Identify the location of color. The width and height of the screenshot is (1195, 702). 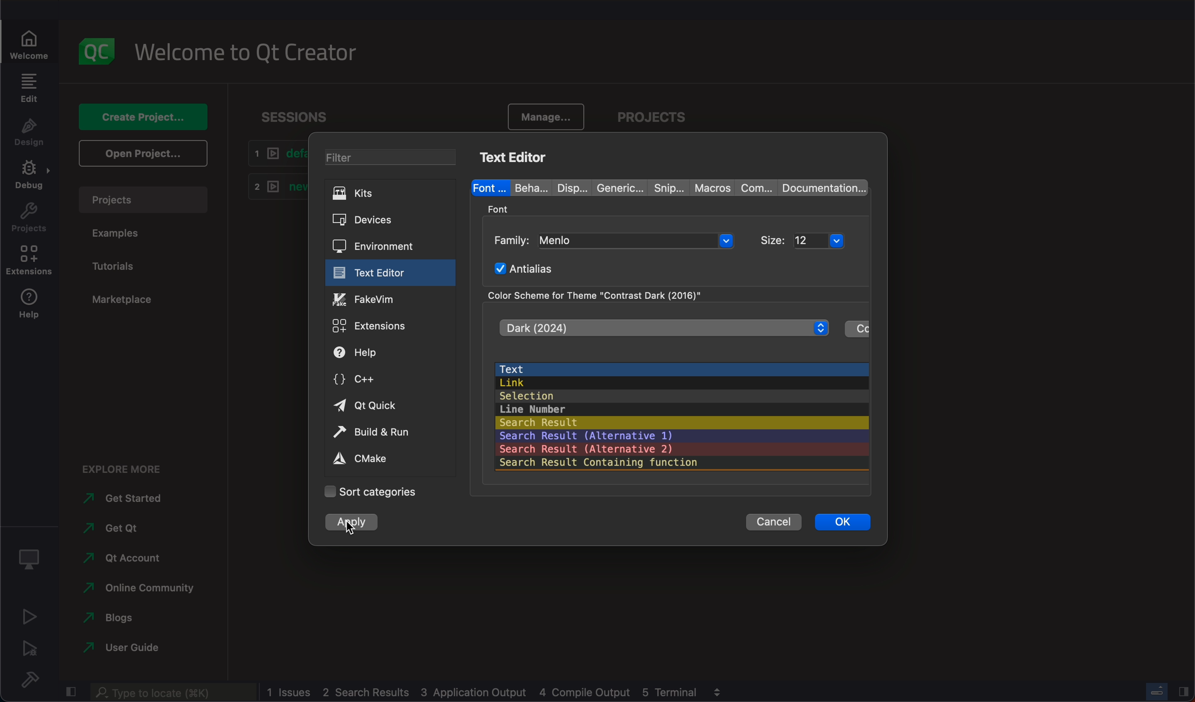
(857, 330).